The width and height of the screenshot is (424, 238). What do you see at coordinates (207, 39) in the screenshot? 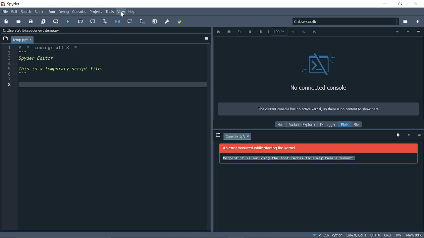
I see `Options` at bounding box center [207, 39].